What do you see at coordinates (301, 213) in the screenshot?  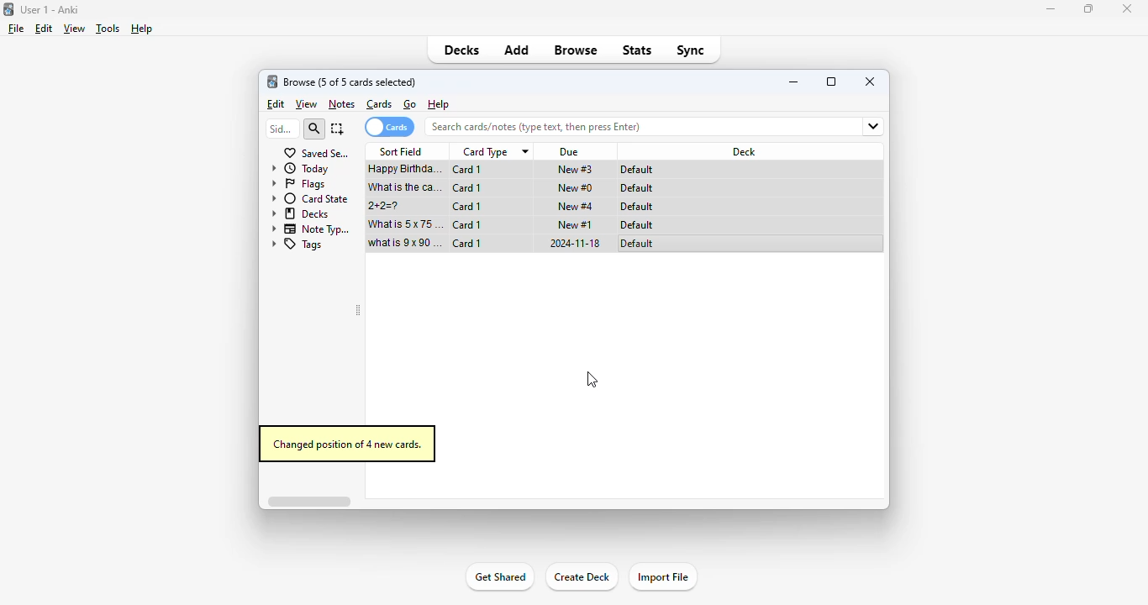 I see `decks` at bounding box center [301, 213].